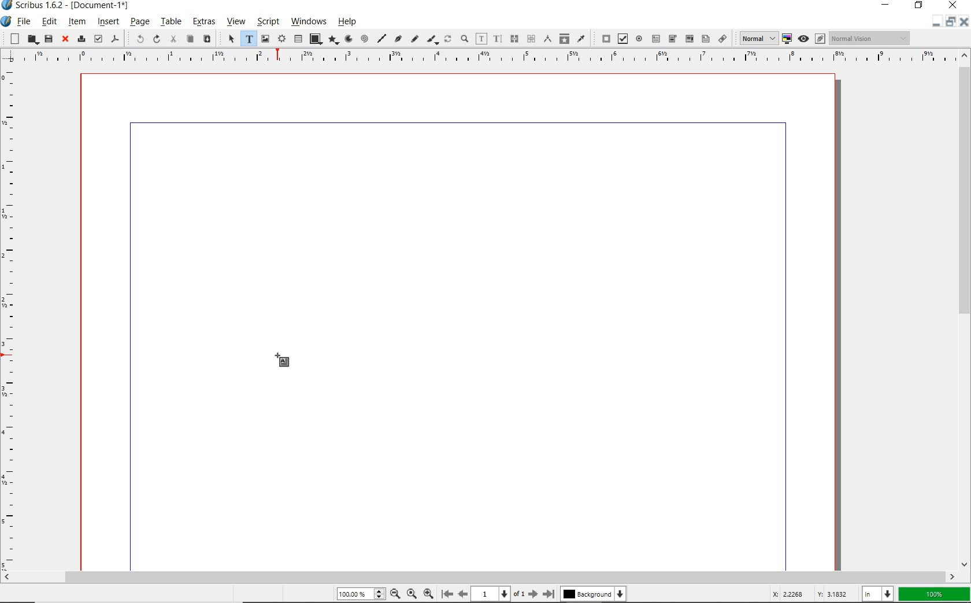 This screenshot has width=971, height=603. I want to click on First page, so click(446, 594).